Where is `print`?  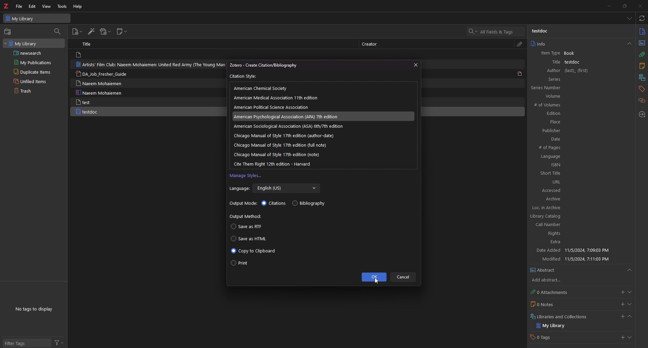 print is located at coordinates (240, 264).